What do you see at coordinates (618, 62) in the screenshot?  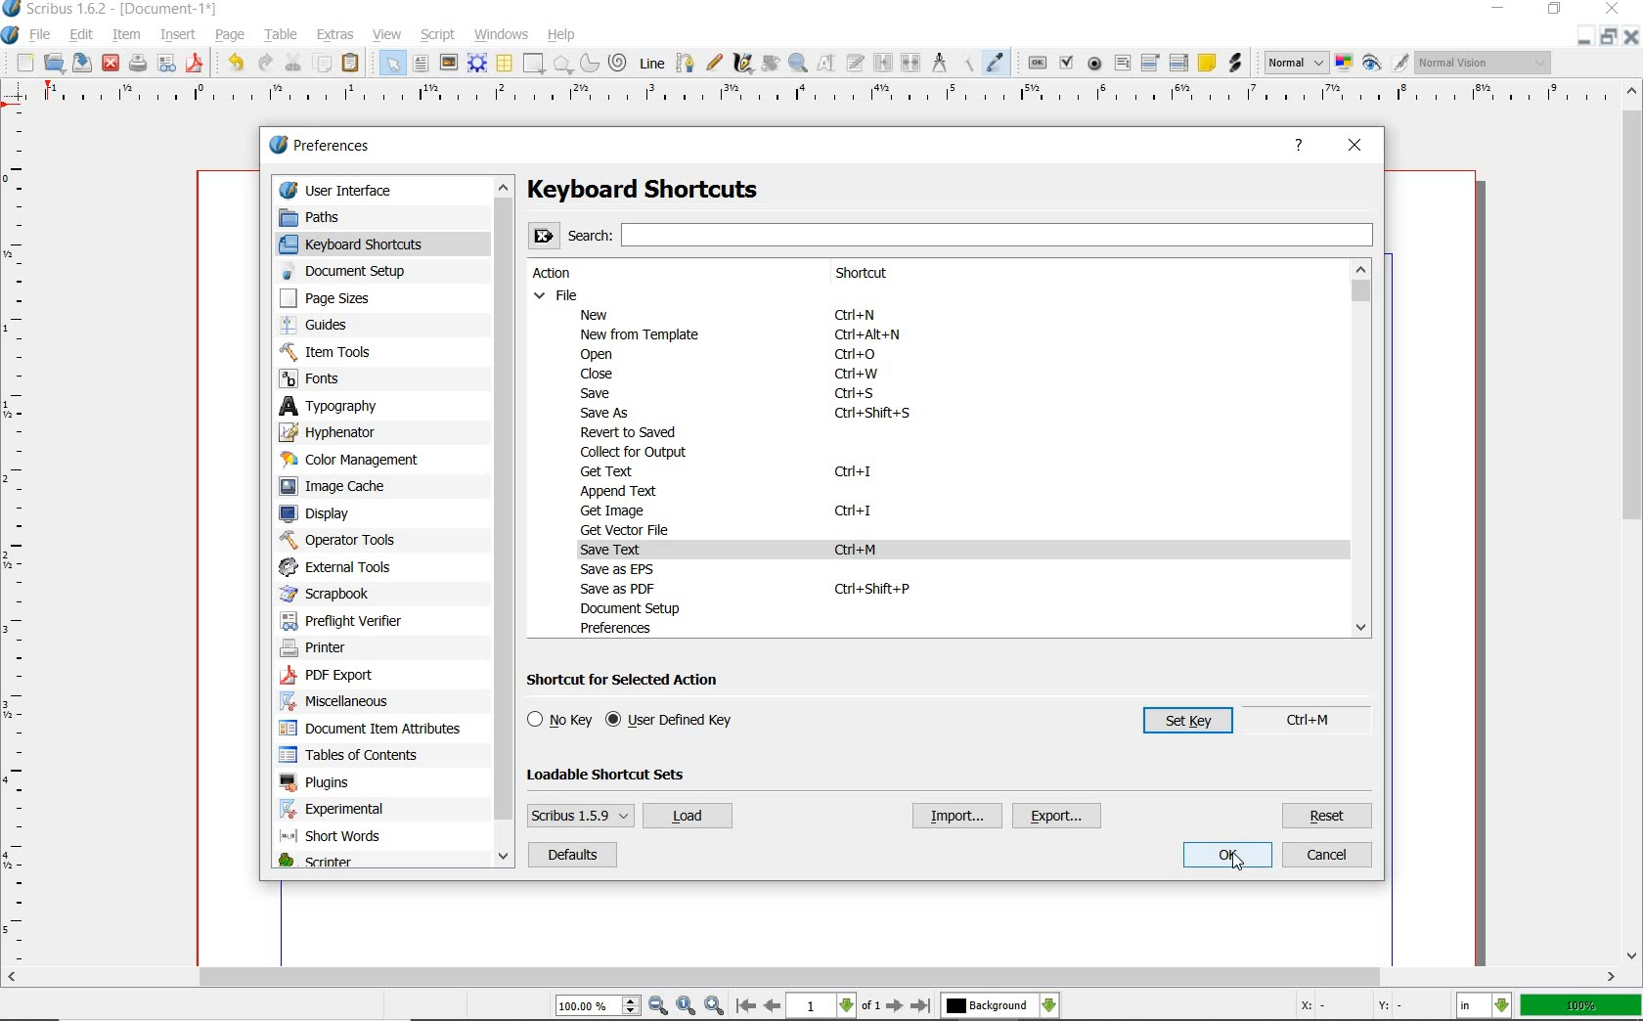 I see `spiral` at bounding box center [618, 62].